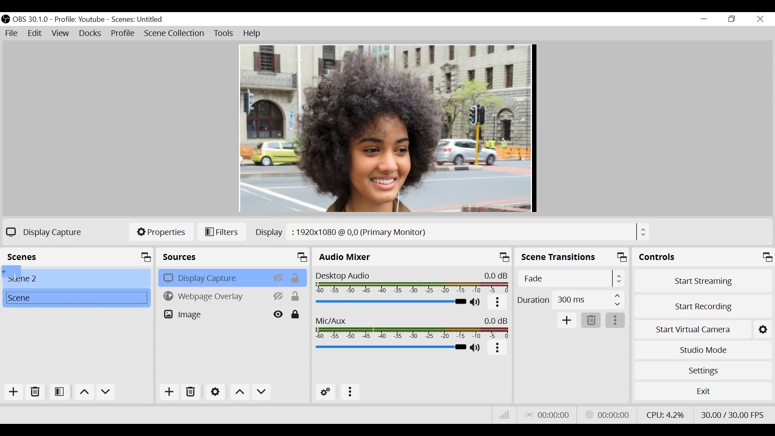  Describe the element at coordinates (91, 34) in the screenshot. I see `Docks` at that location.